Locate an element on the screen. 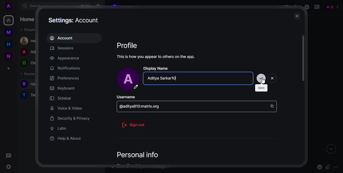  scroll bar is located at coordinates (303, 62).